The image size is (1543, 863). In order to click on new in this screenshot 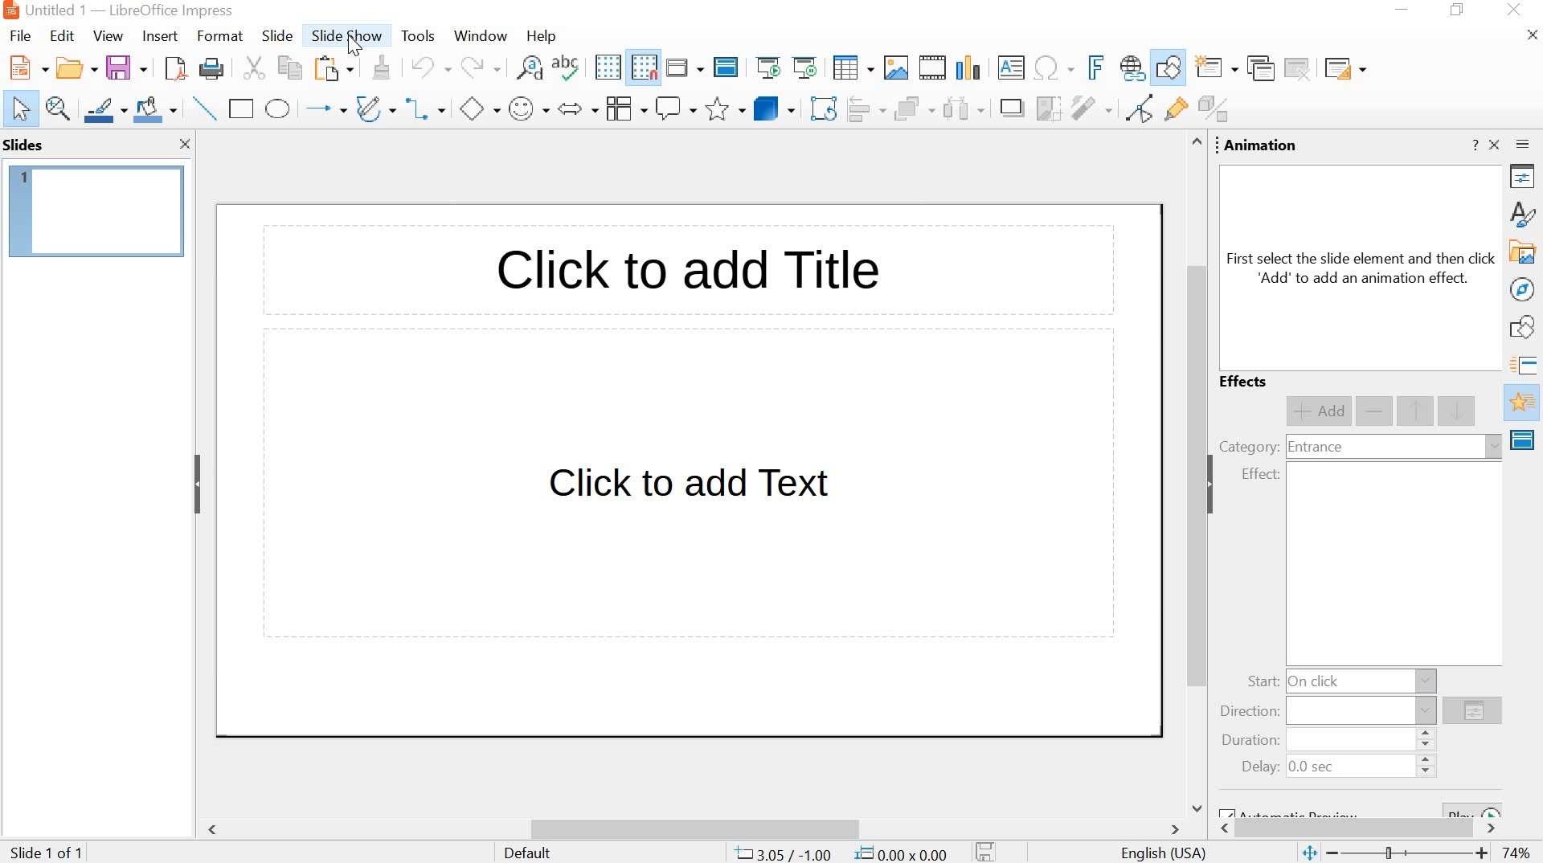, I will do `click(26, 68)`.